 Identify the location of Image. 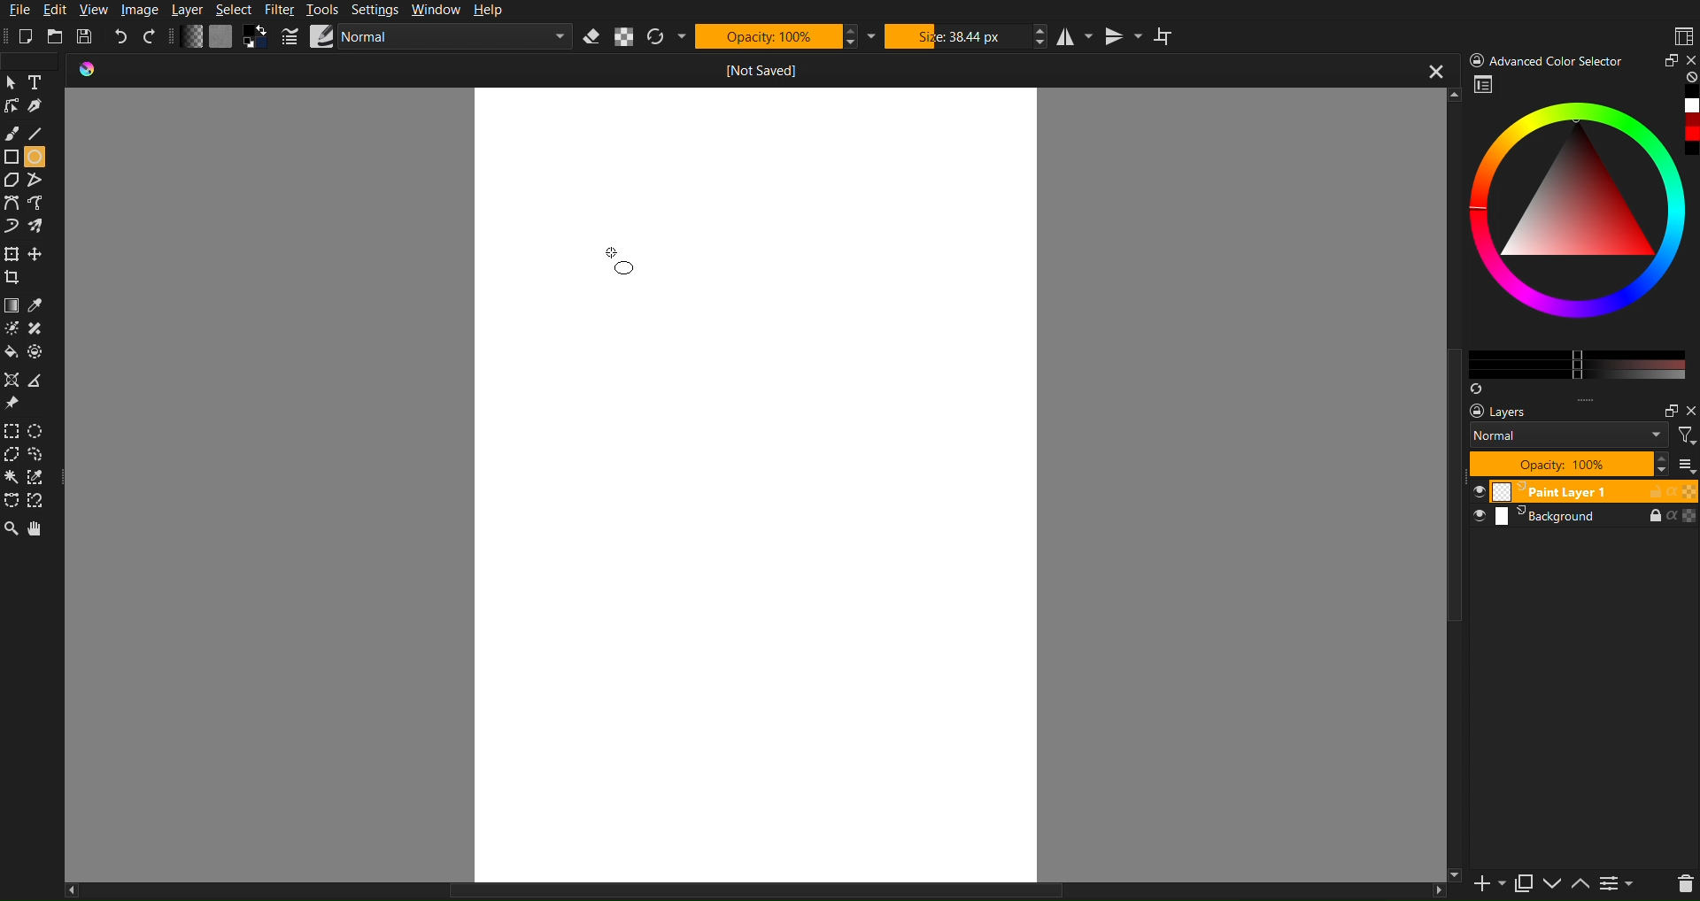
(138, 11).